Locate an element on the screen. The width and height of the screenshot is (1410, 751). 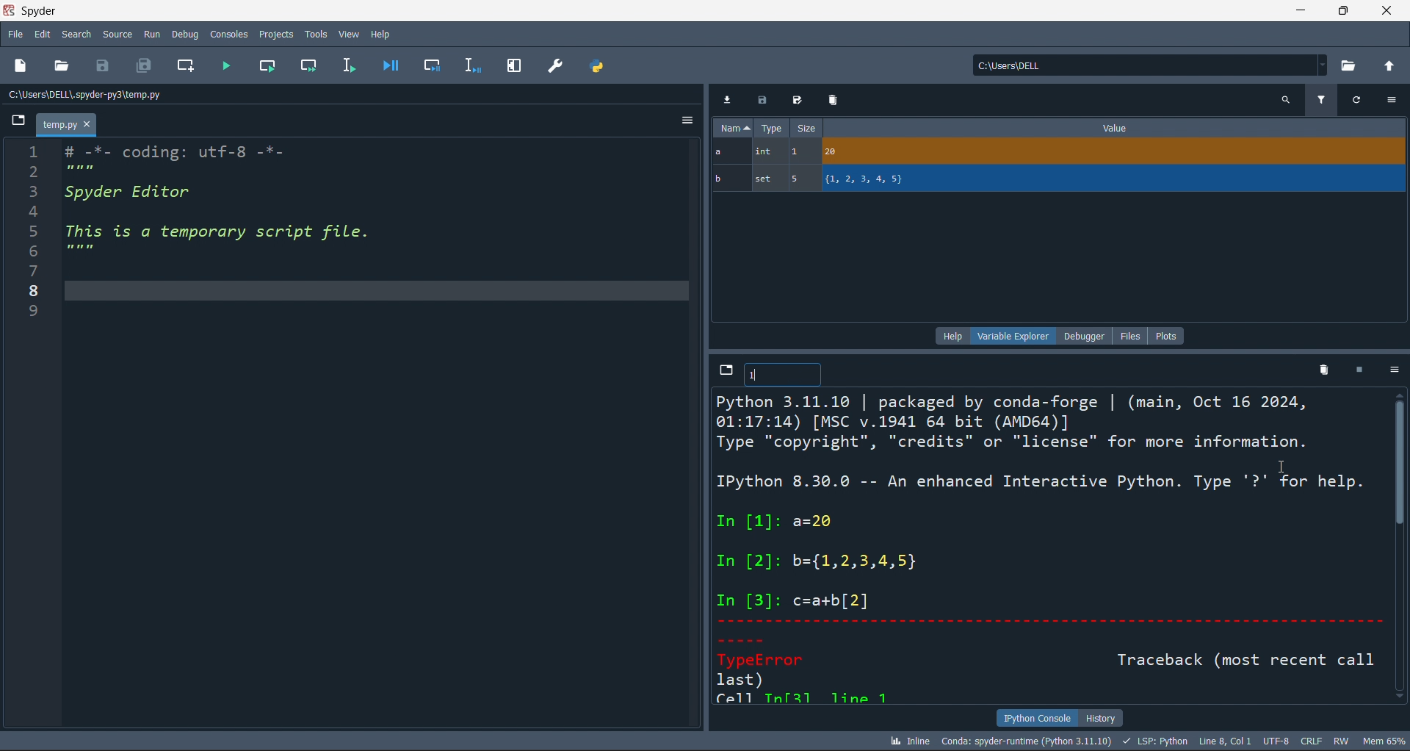
mem 64% is located at coordinates (1382, 740).